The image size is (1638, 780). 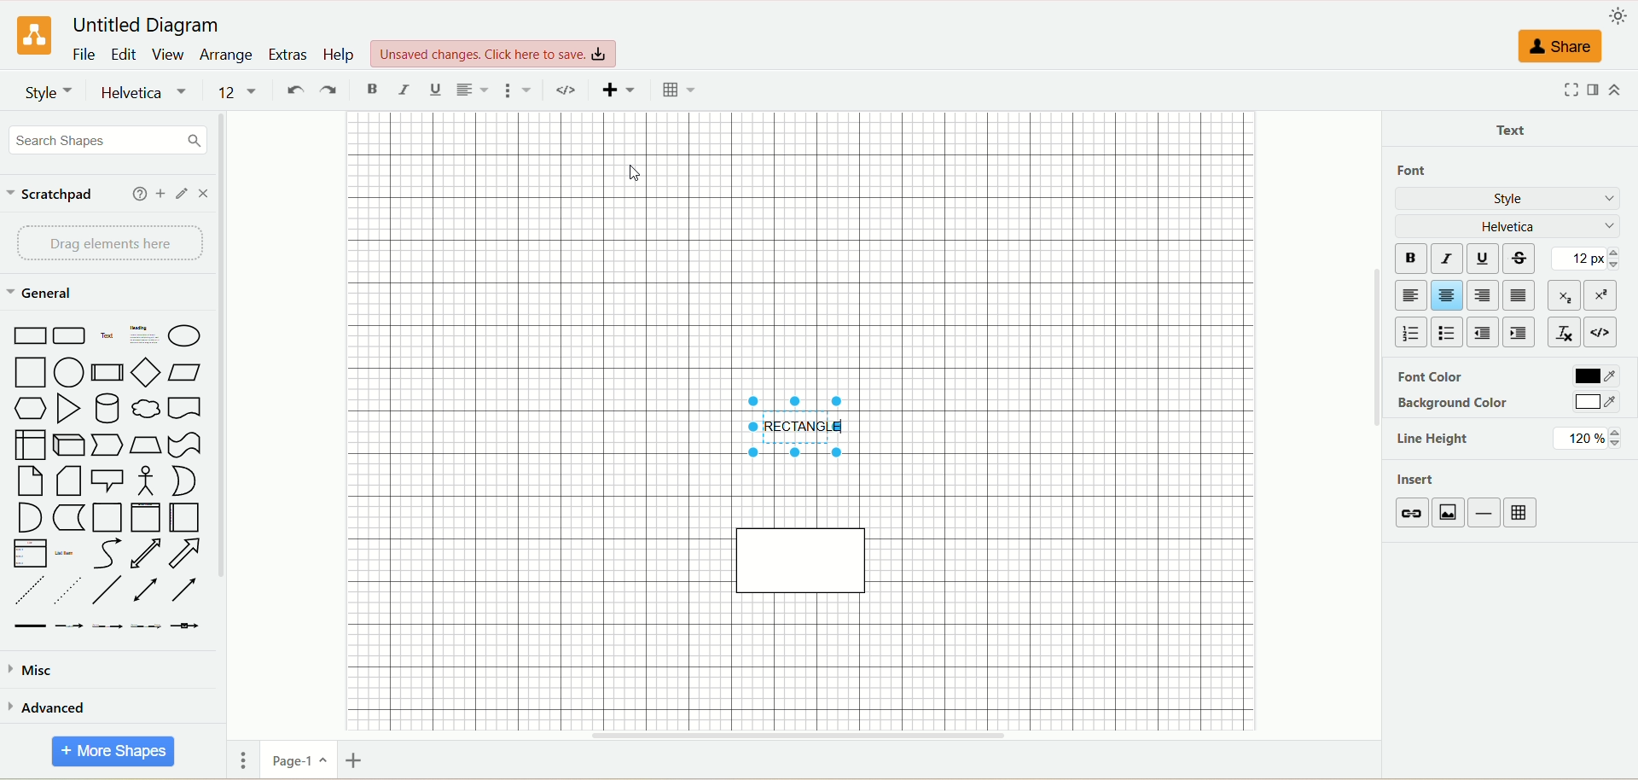 What do you see at coordinates (67, 552) in the screenshot?
I see `list items` at bounding box center [67, 552].